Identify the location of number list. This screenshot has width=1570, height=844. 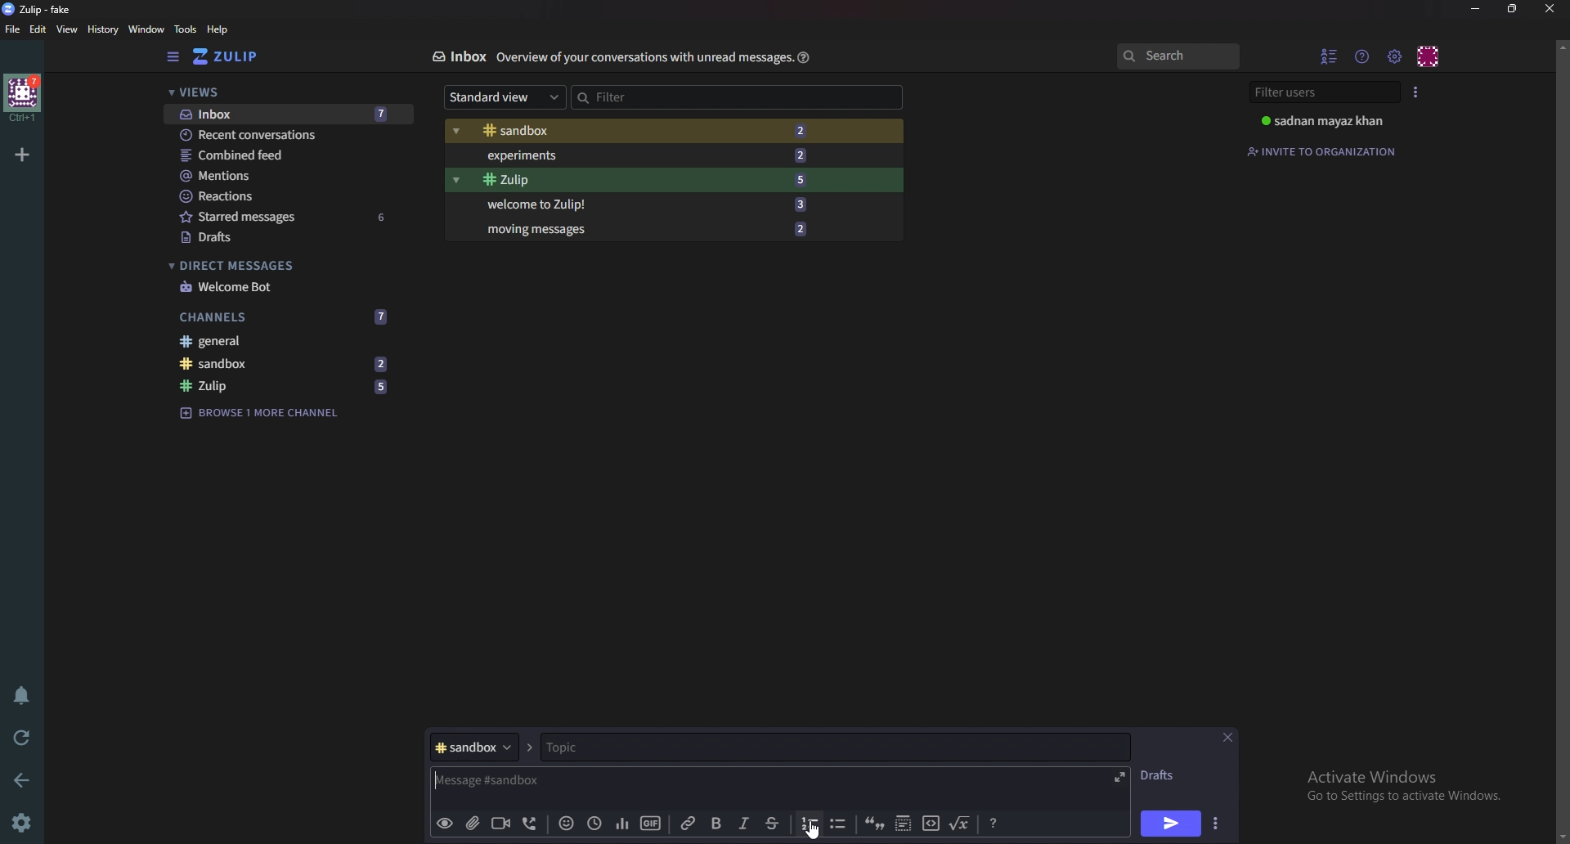
(810, 823).